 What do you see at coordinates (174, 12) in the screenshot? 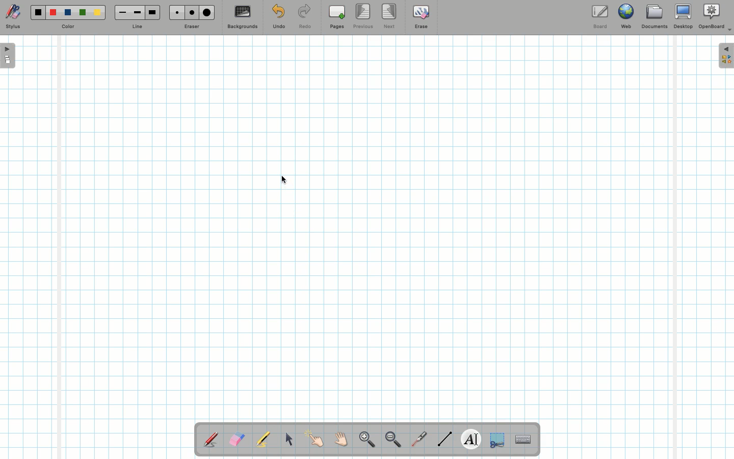
I see `Small eraser` at bounding box center [174, 12].